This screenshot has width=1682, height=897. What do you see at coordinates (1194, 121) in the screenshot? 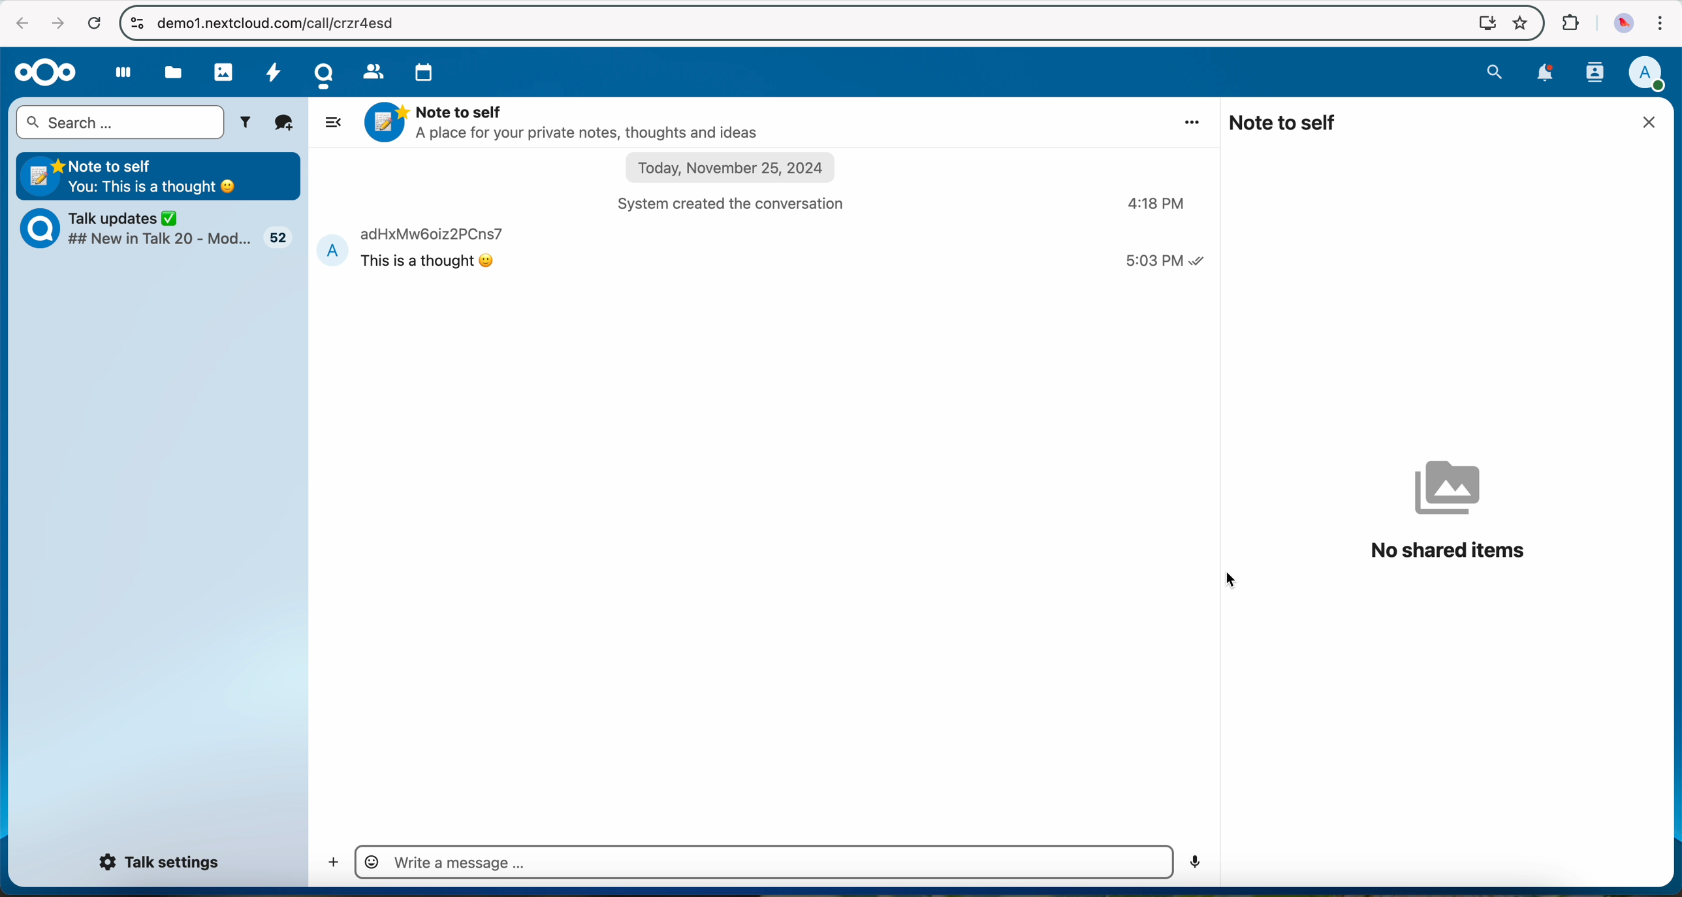
I see `more options` at bounding box center [1194, 121].